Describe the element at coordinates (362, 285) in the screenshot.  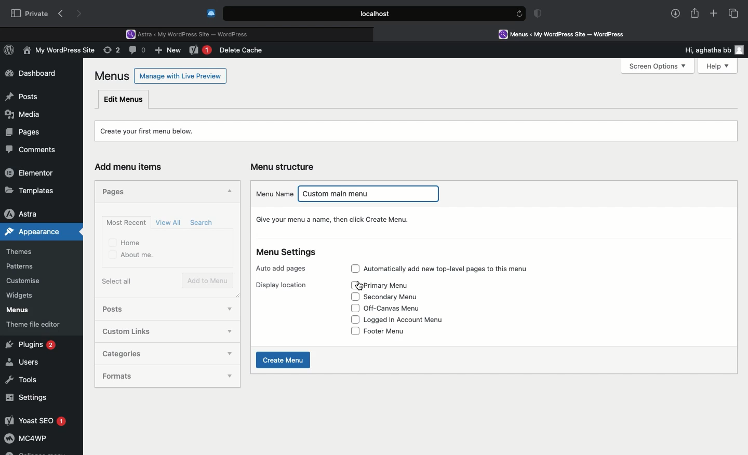
I see `cursor` at that location.